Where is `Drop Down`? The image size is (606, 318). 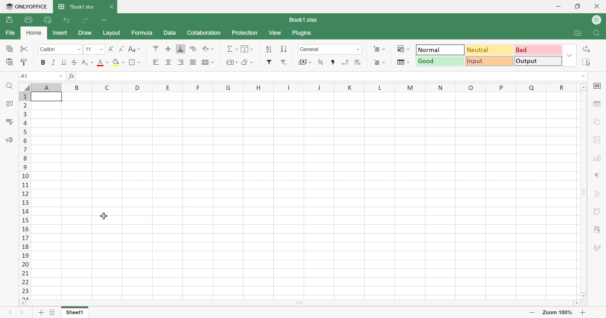 Drop Down is located at coordinates (386, 62).